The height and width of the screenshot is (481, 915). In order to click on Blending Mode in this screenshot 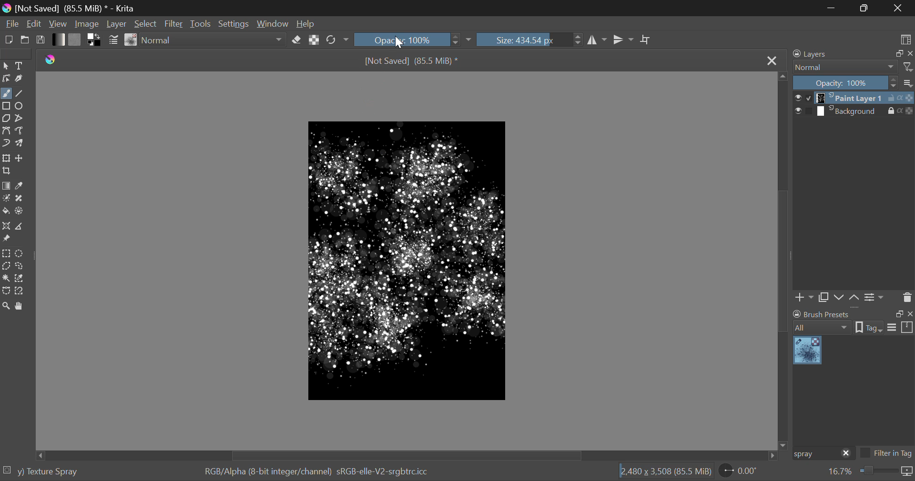, I will do `click(214, 40)`.